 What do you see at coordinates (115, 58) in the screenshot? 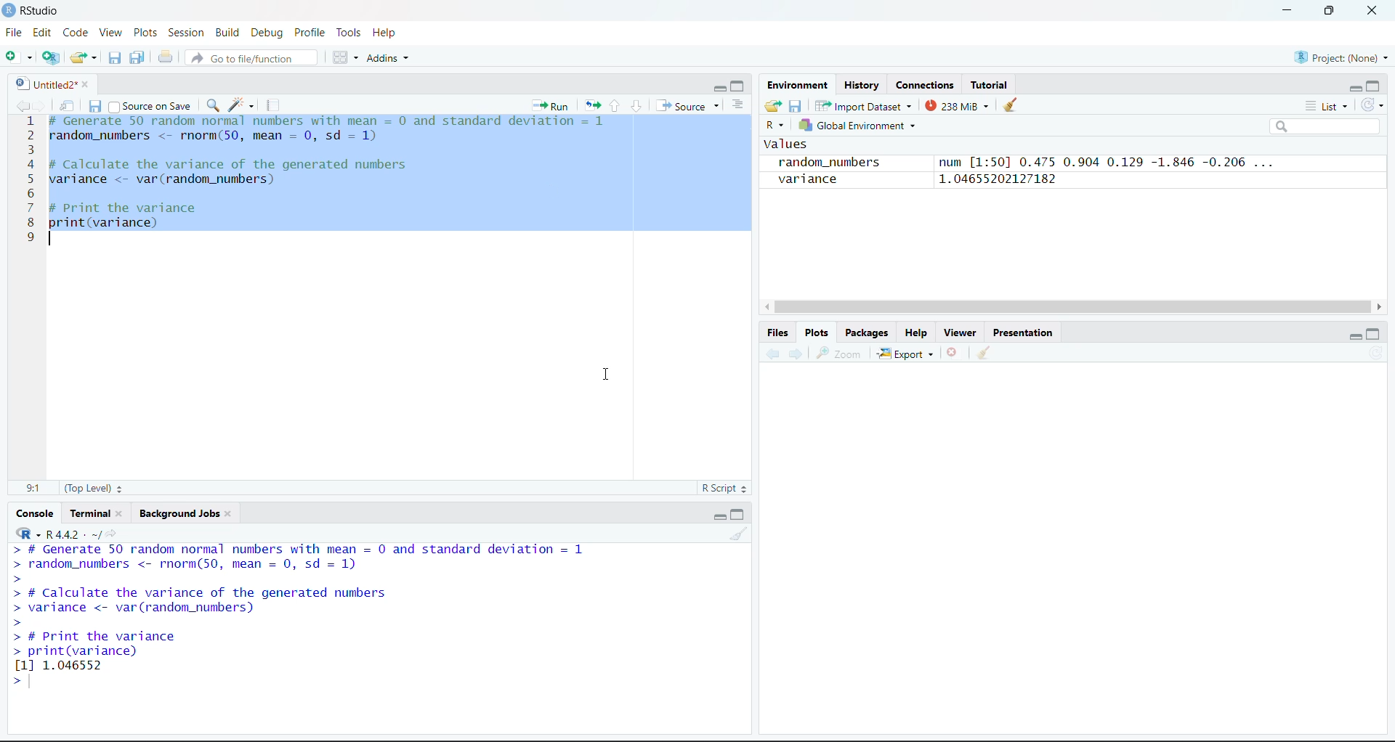
I see `save` at bounding box center [115, 58].